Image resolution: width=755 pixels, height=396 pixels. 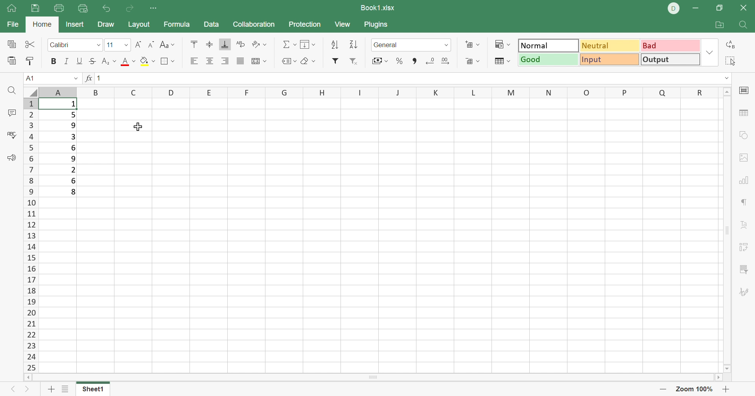 What do you see at coordinates (726, 390) in the screenshot?
I see `Zoom in` at bounding box center [726, 390].